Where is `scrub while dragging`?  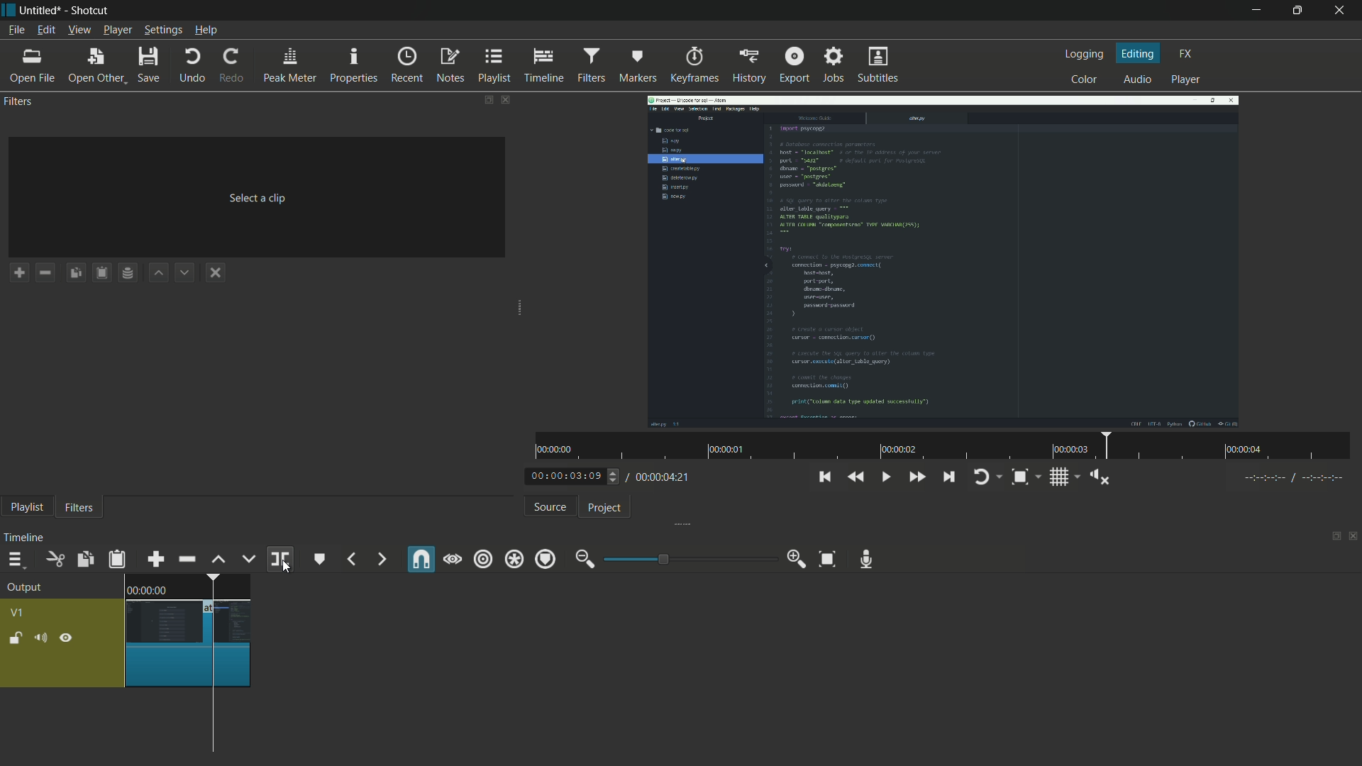
scrub while dragging is located at coordinates (452, 560).